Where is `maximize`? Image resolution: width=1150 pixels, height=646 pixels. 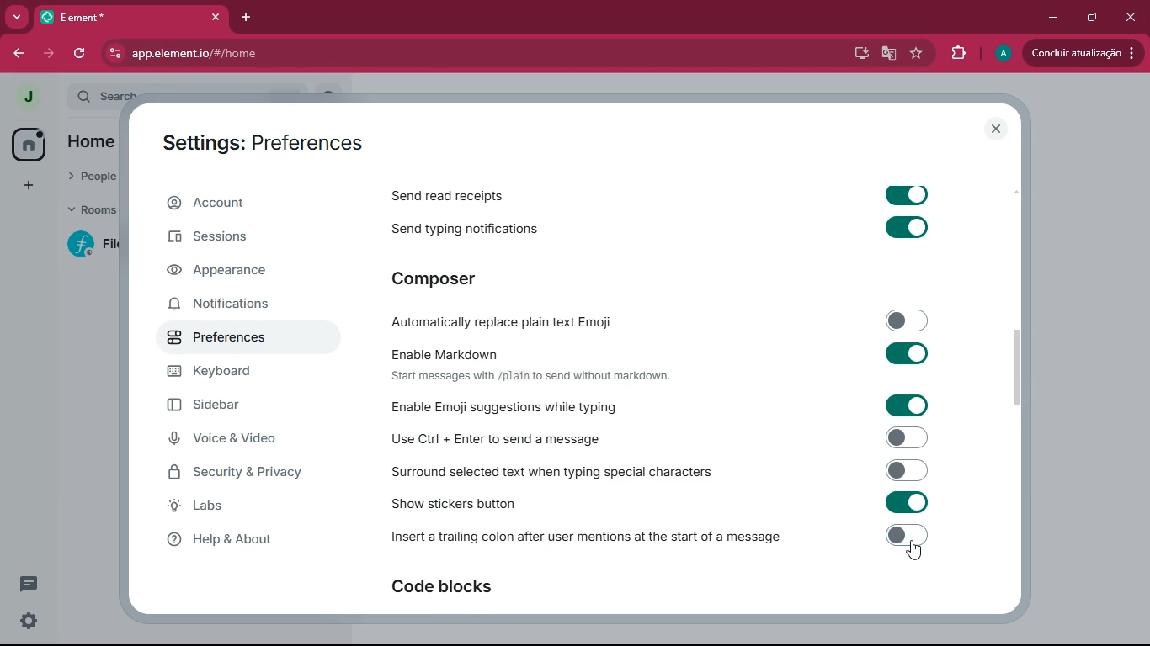
maximize is located at coordinates (1094, 19).